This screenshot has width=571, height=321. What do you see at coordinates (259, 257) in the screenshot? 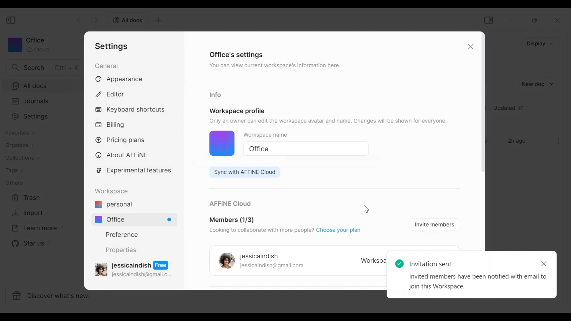
I see `Jessicaindish` at bounding box center [259, 257].